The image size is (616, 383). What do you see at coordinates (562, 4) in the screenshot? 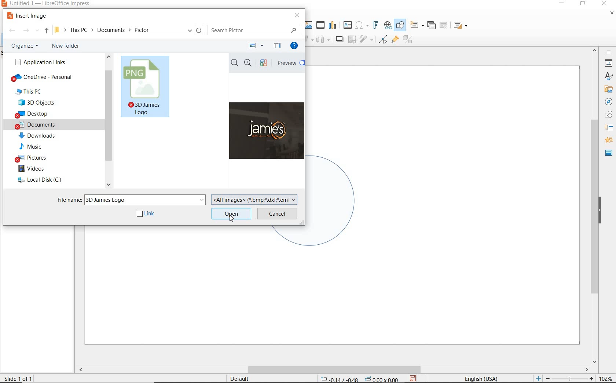
I see `minimize` at bounding box center [562, 4].